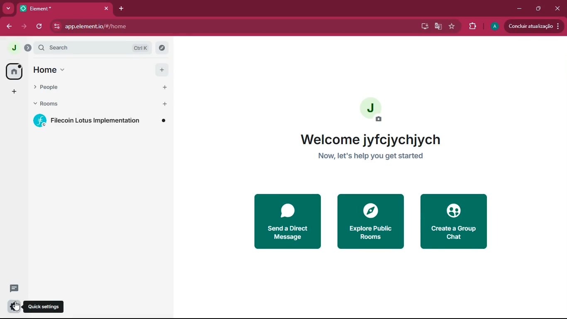  What do you see at coordinates (538, 9) in the screenshot?
I see `maximize` at bounding box center [538, 9].